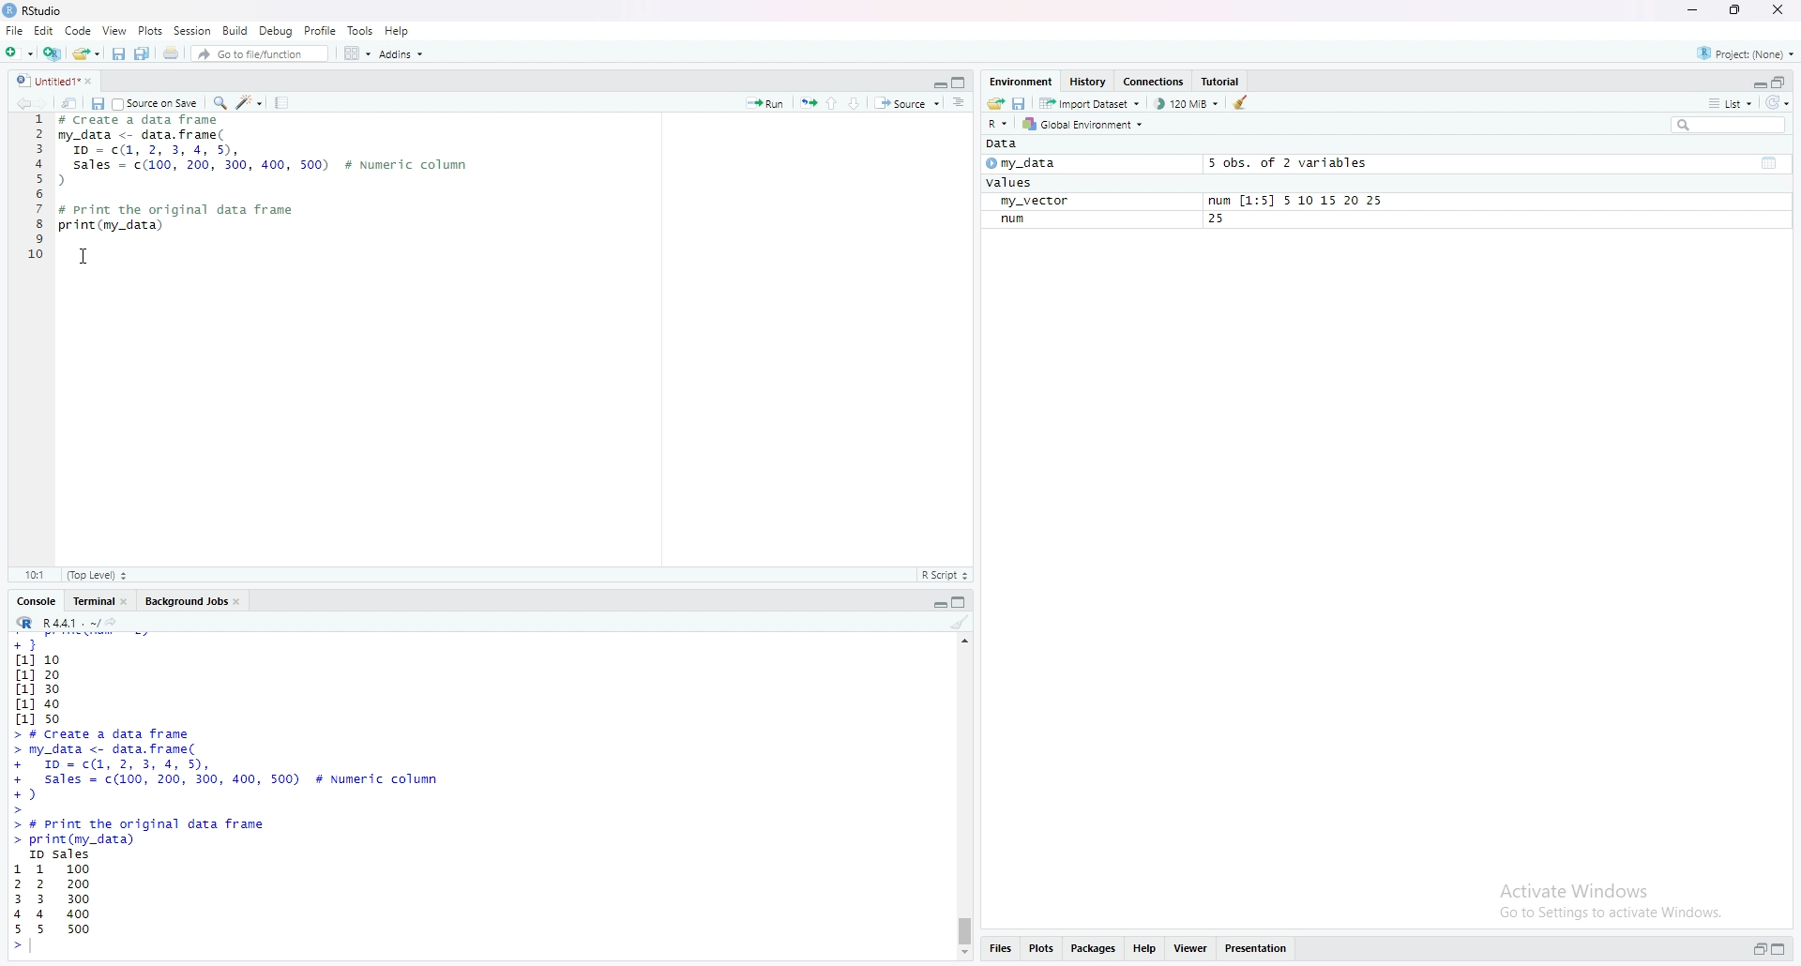 The image size is (1801, 966). I want to click on table, so click(1770, 162).